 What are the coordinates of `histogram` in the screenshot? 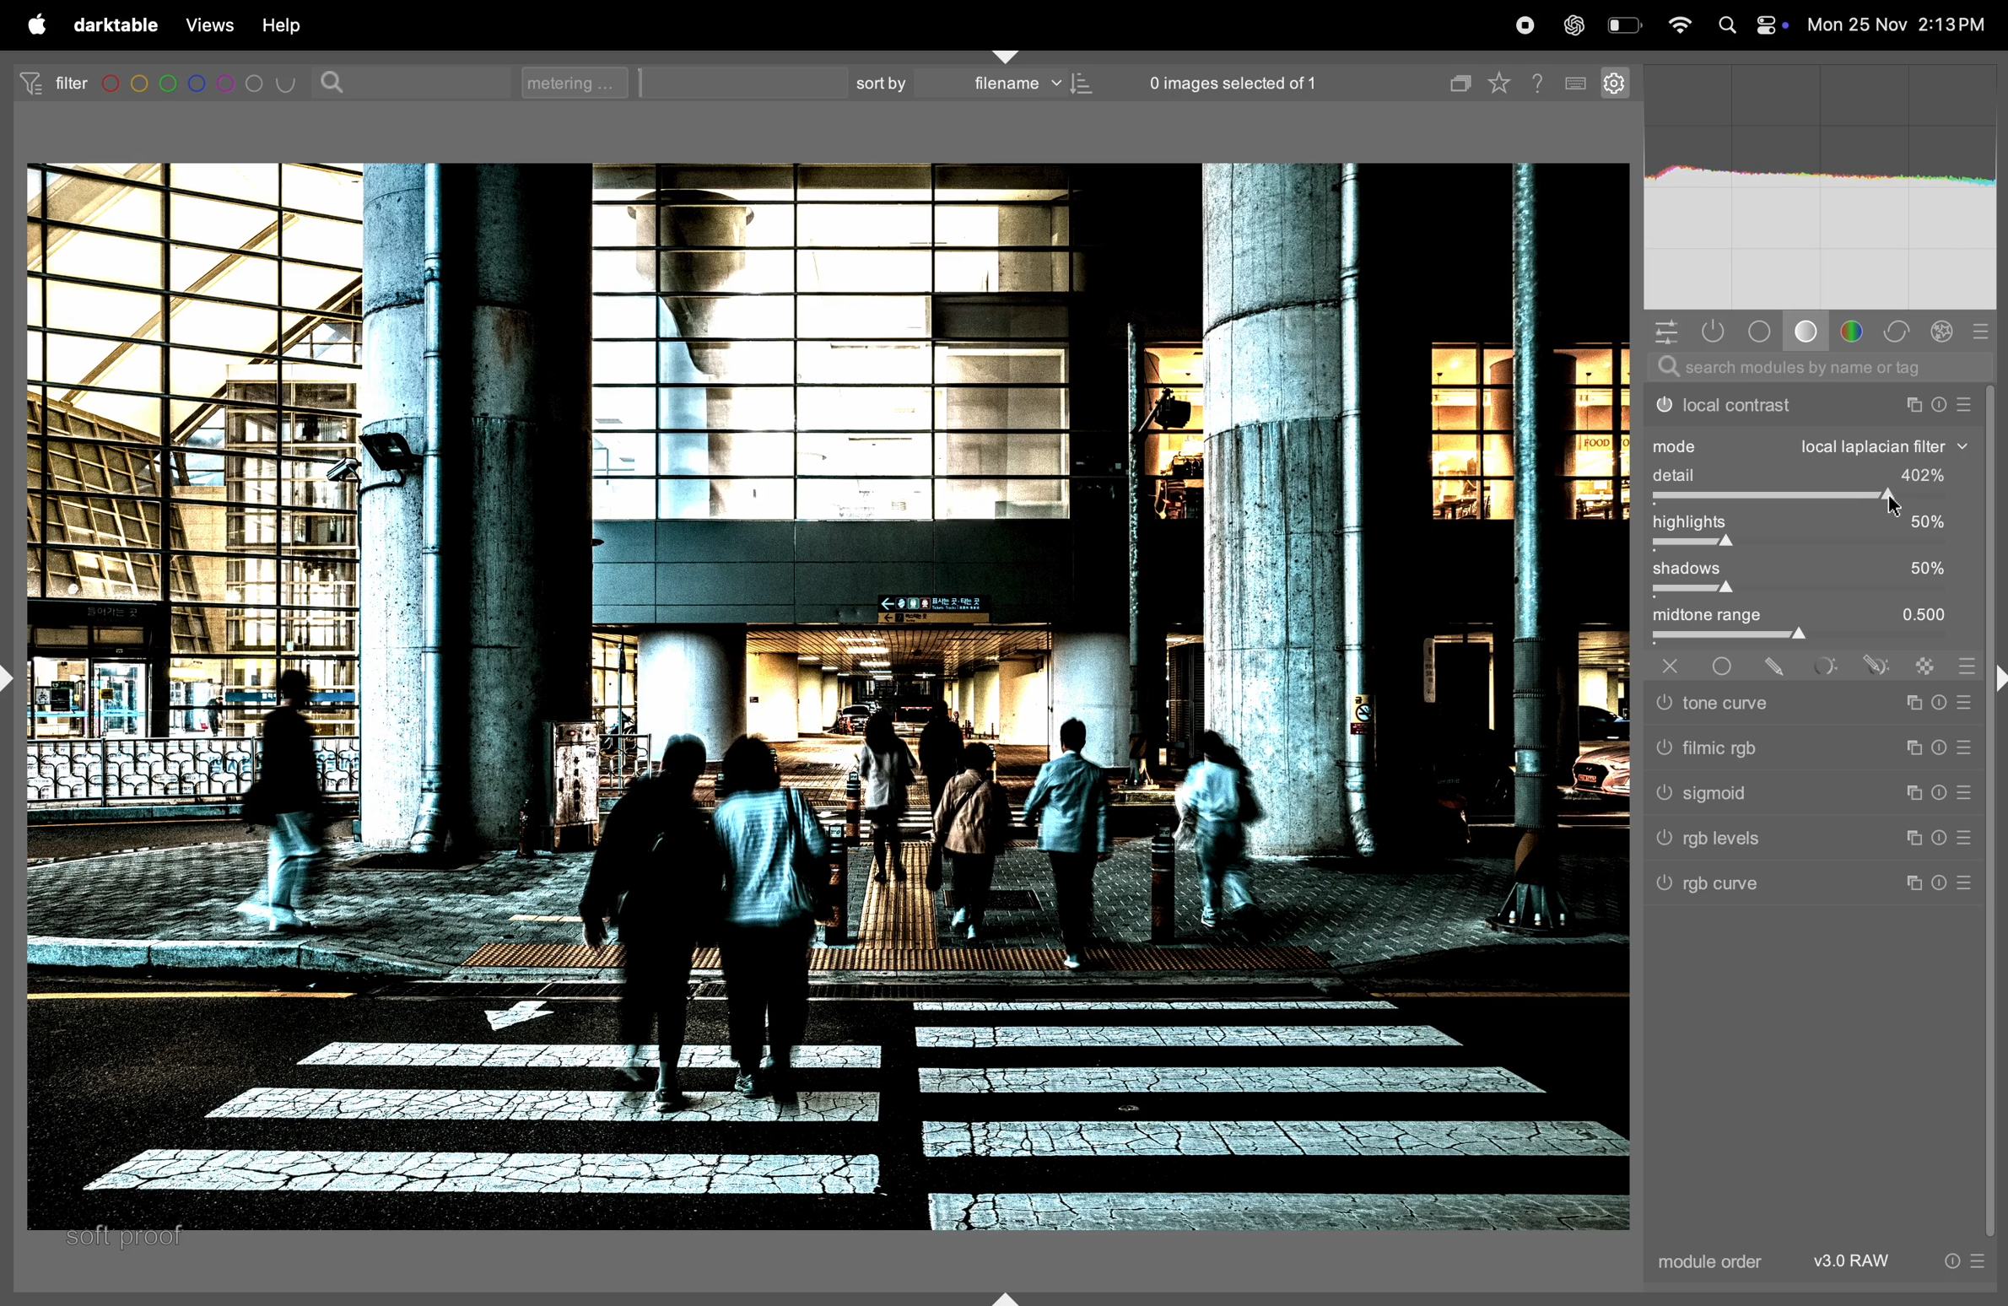 It's located at (1820, 189).